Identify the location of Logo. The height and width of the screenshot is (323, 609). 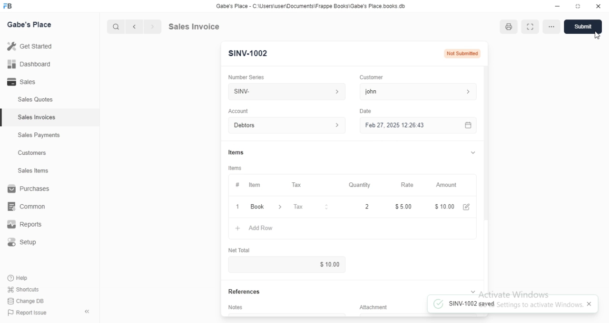
(11, 6).